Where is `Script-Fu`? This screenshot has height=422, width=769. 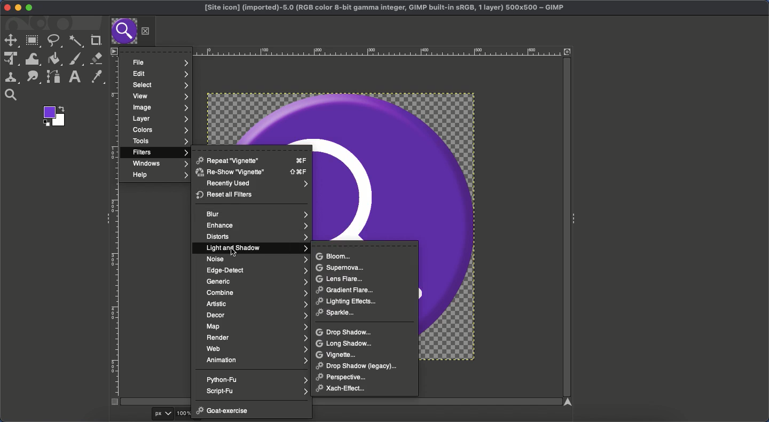 Script-Fu is located at coordinates (257, 390).